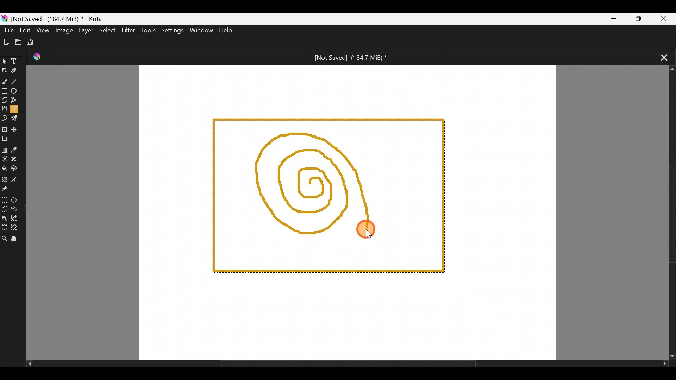 This screenshot has width=676, height=380. I want to click on Measure the distance between two points, so click(15, 180).